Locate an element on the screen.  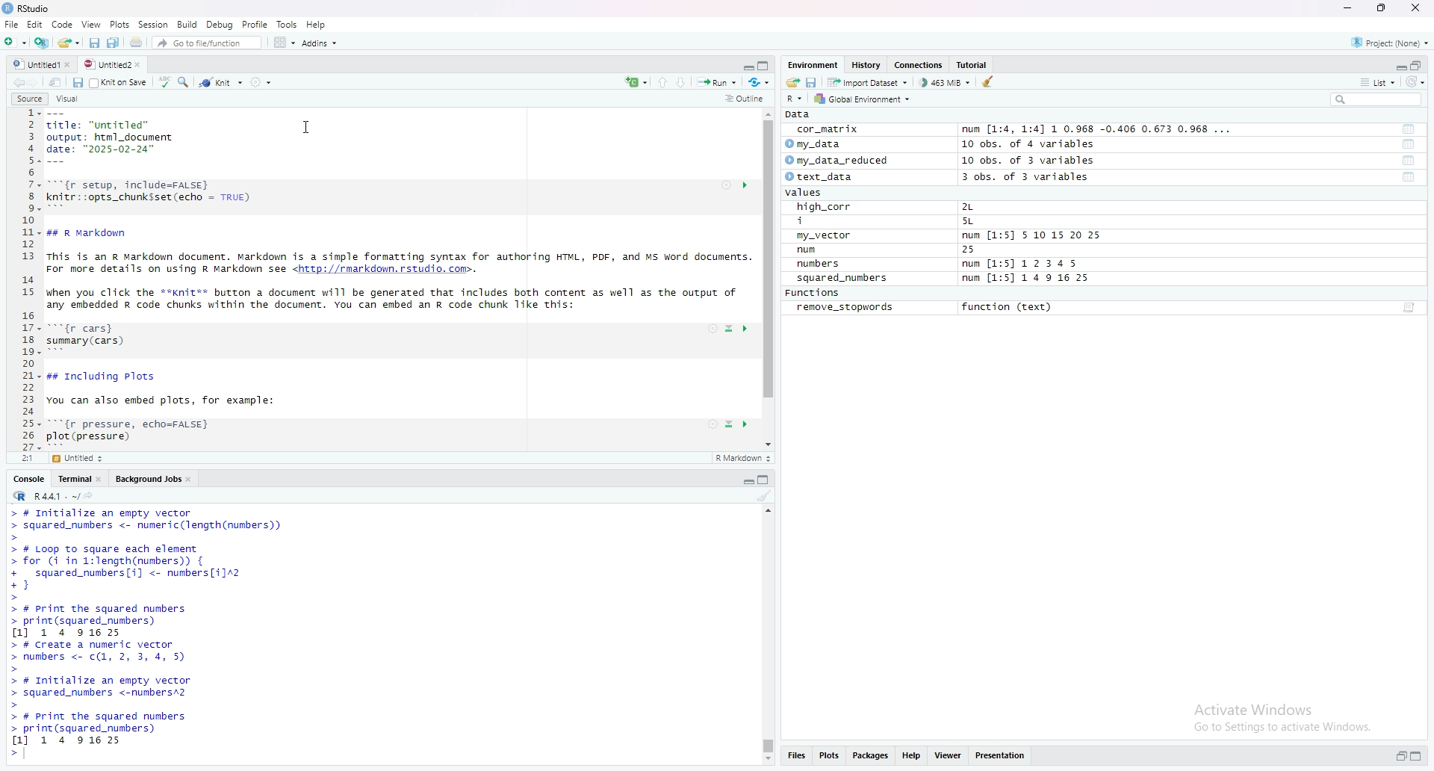
File is located at coordinates (10, 24).